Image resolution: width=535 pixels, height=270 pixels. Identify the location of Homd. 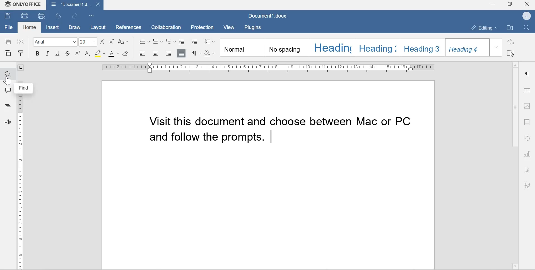
(30, 28).